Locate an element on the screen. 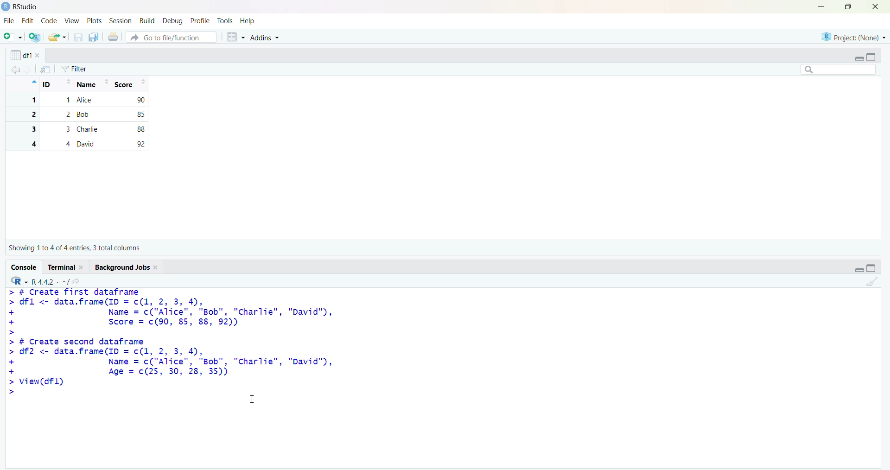 The image size is (890, 470). toggle full view is located at coordinates (871, 57).